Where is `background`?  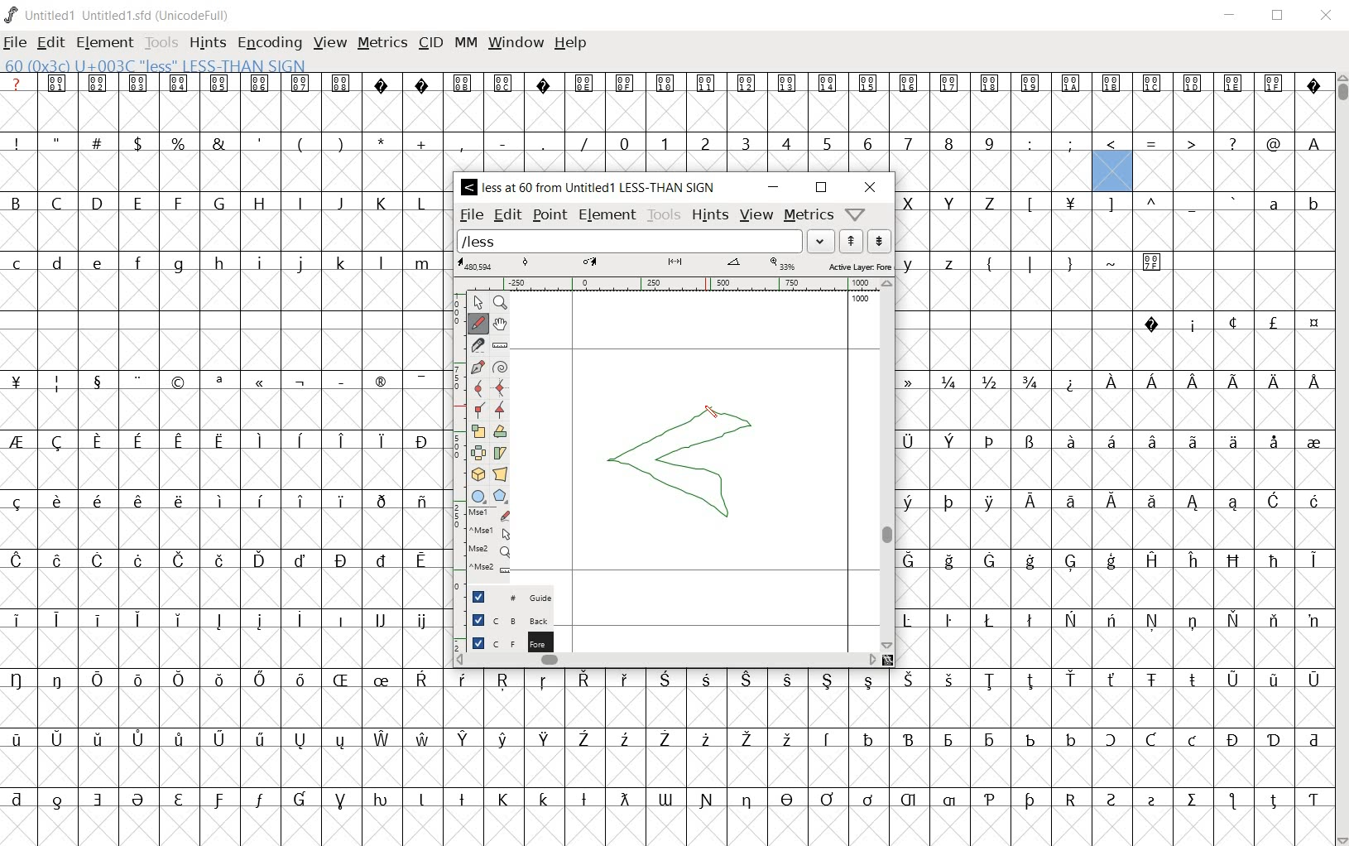
background is located at coordinates (502, 619).